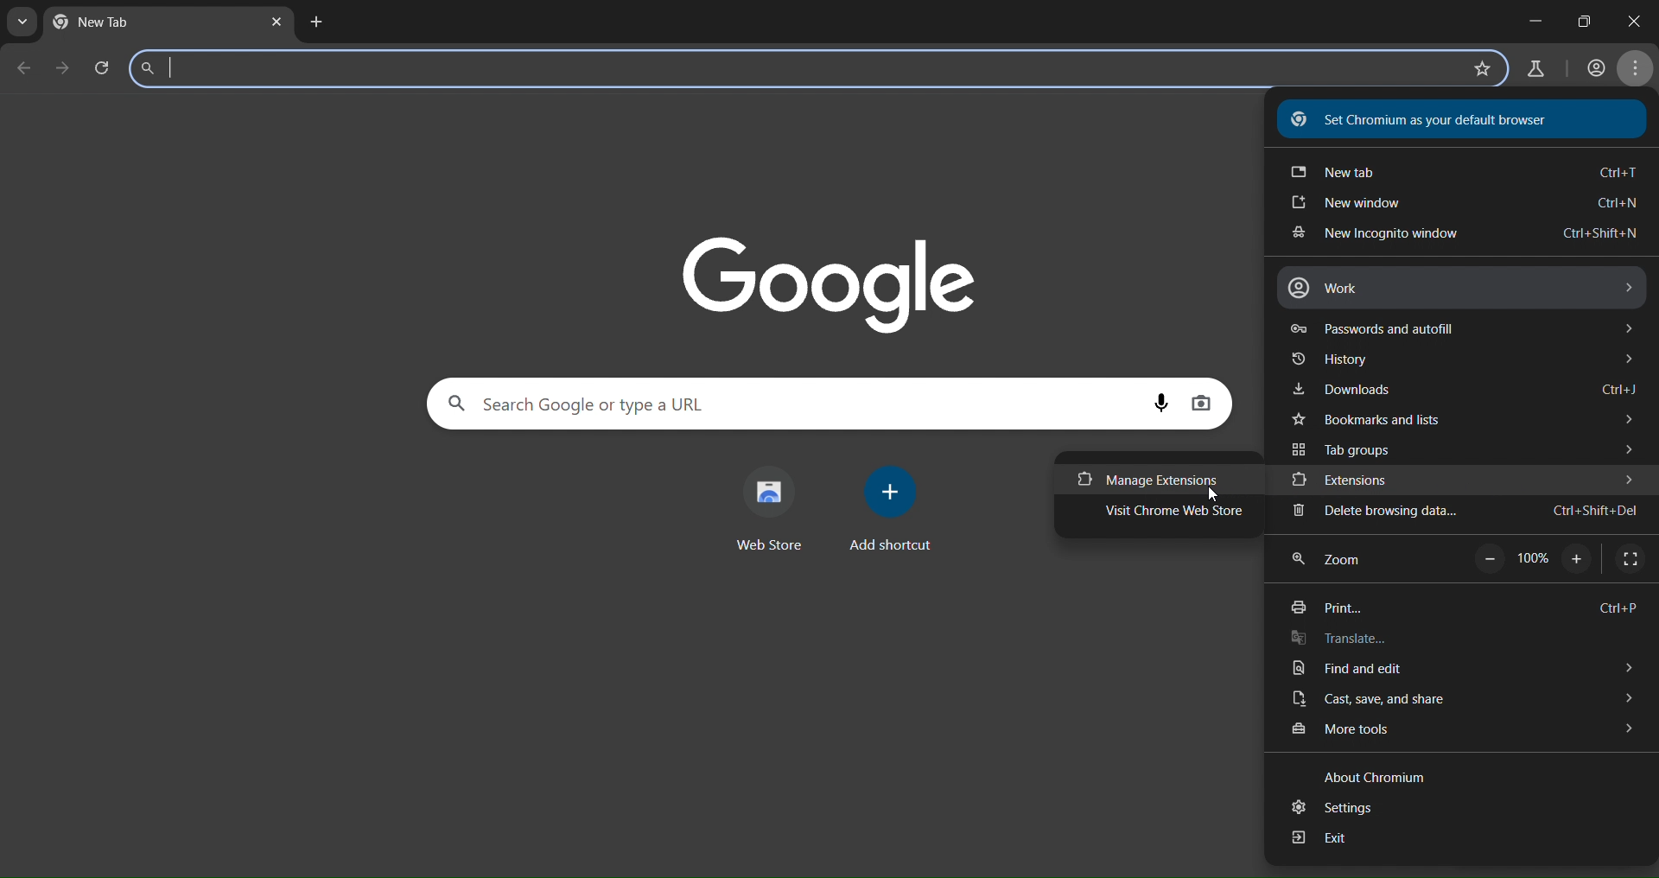 This screenshot has width=1659, height=878. What do you see at coordinates (896, 512) in the screenshot?
I see `add shortcut` at bounding box center [896, 512].